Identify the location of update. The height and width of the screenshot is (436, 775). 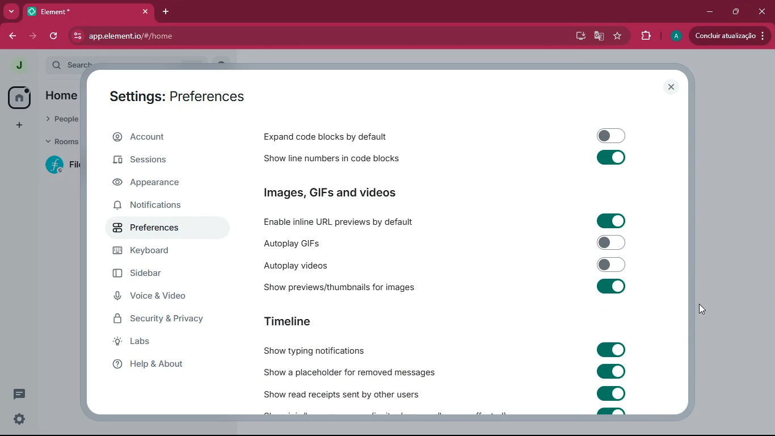
(730, 35).